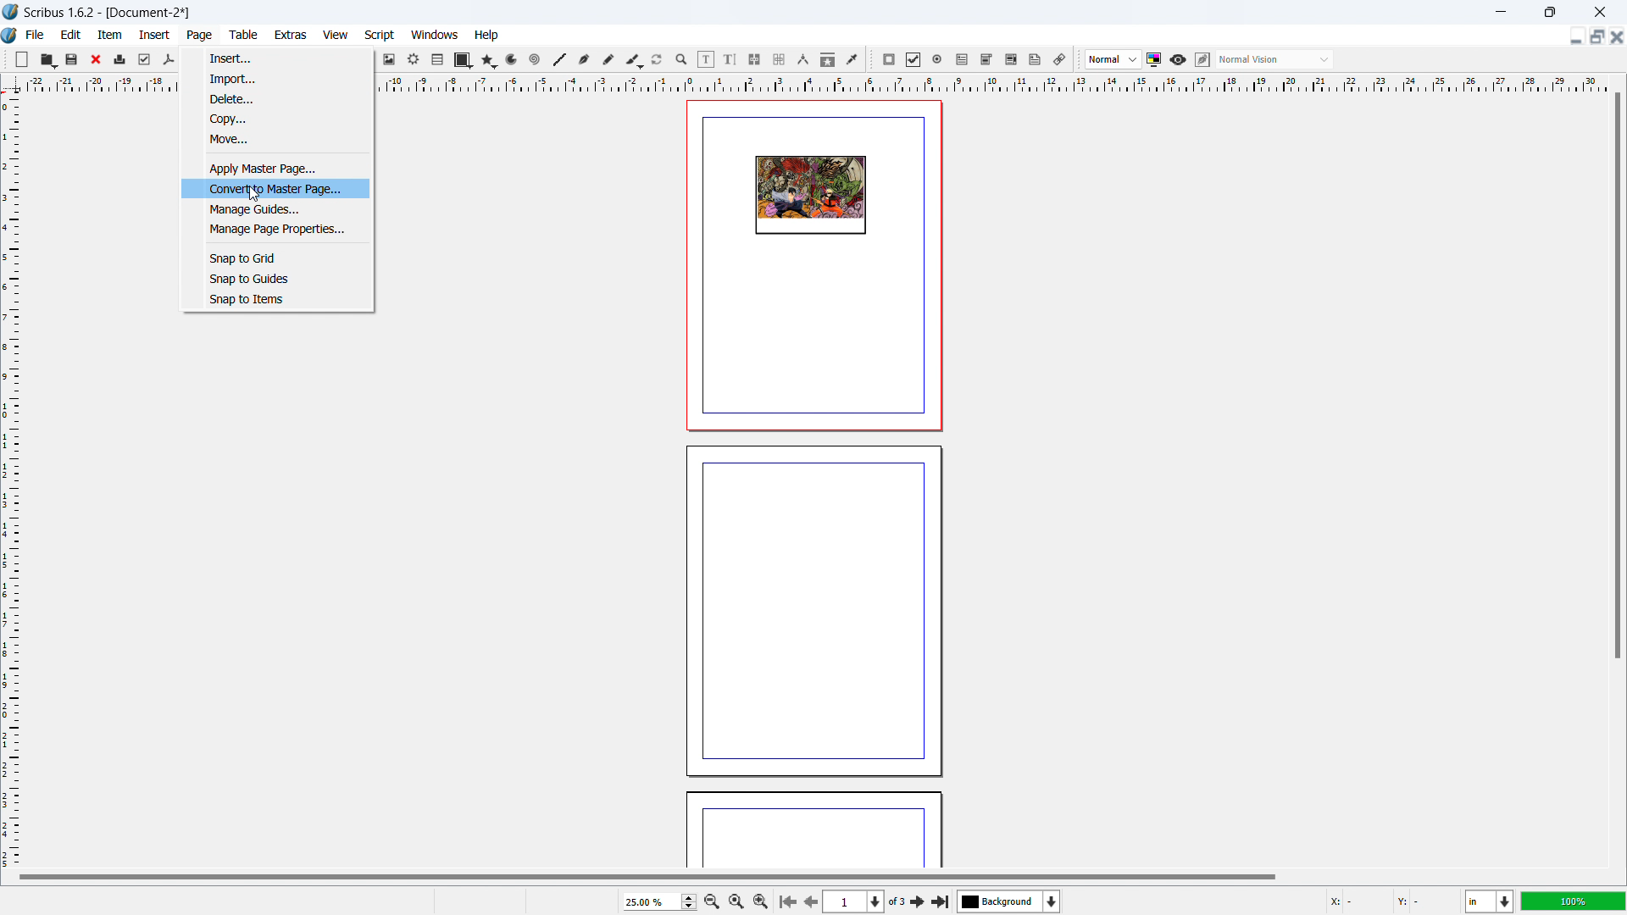 Image resolution: width=1627 pixels, height=915 pixels. I want to click on manage page properties, so click(277, 230).